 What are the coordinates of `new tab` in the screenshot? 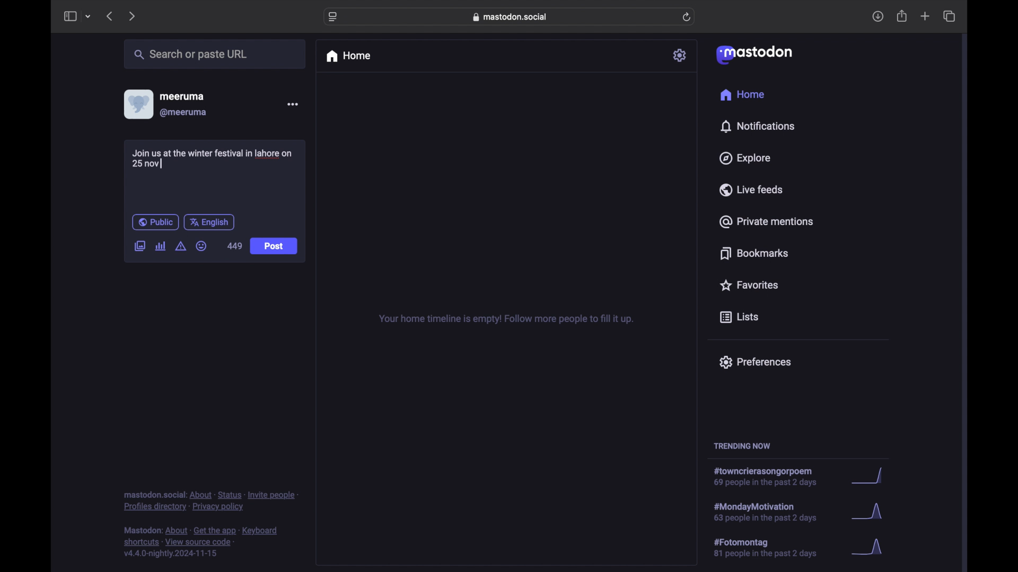 It's located at (925, 16).